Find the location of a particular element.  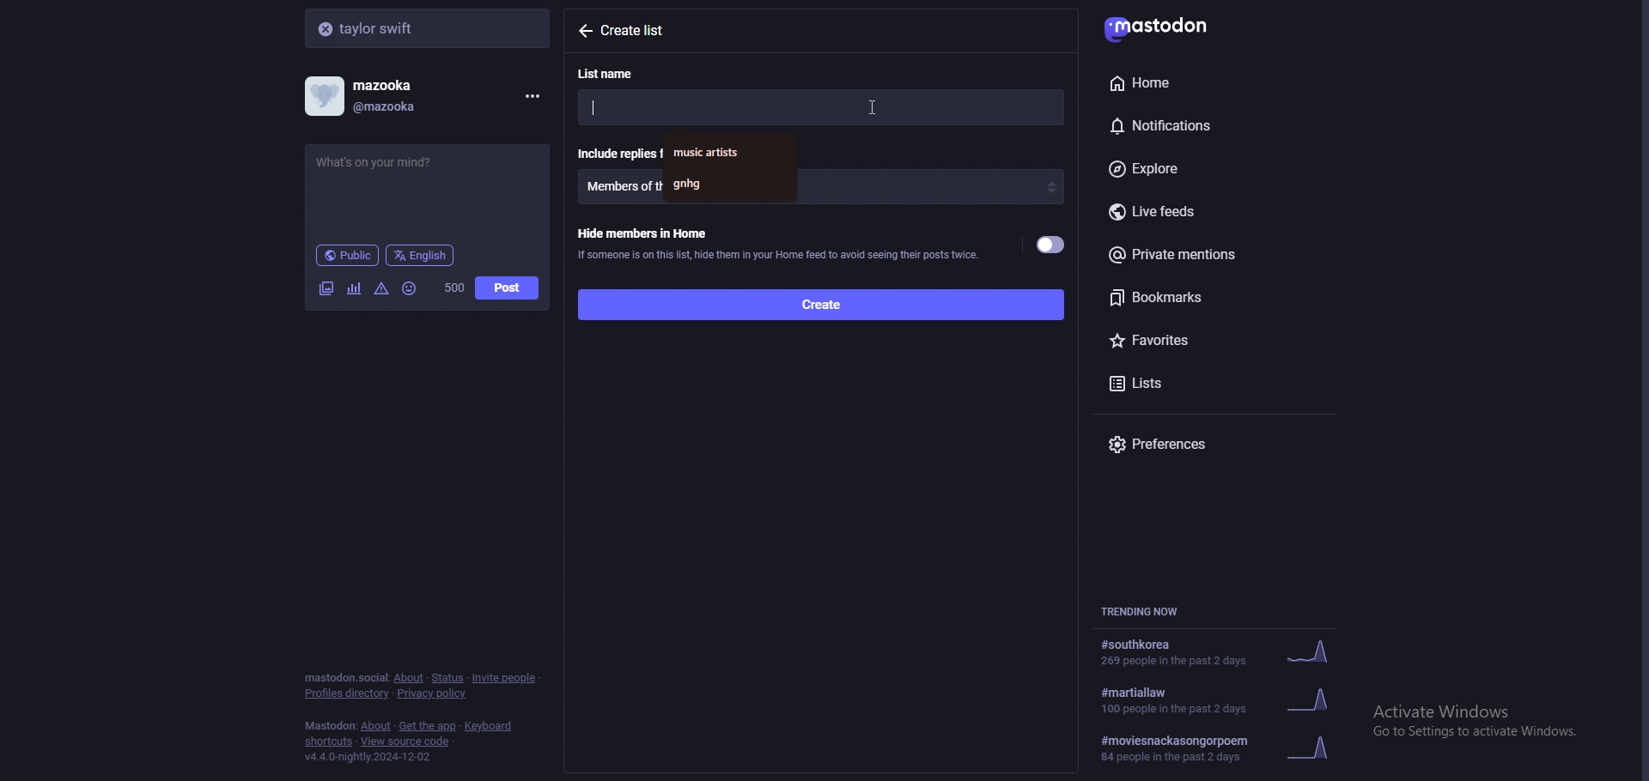

poll is located at coordinates (354, 288).